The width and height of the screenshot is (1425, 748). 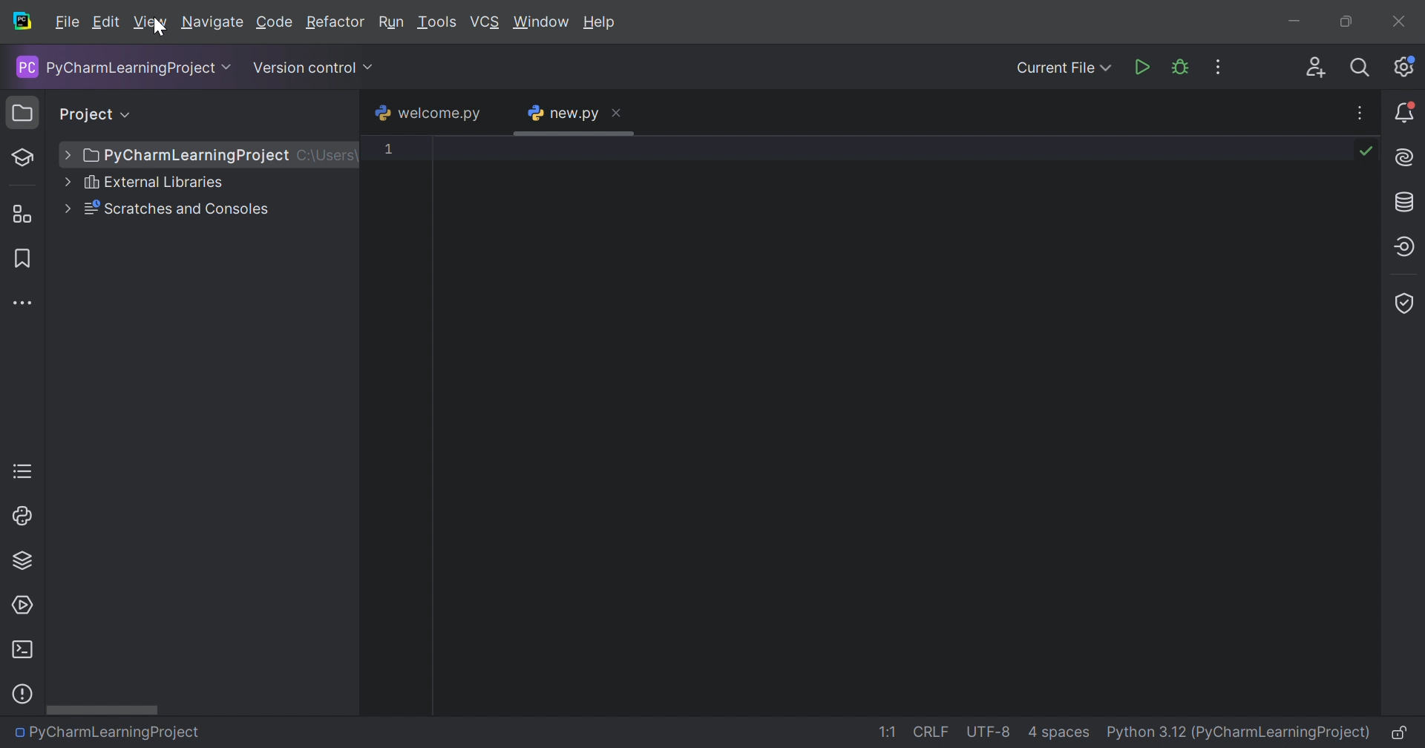 I want to click on Database, so click(x=1406, y=201).